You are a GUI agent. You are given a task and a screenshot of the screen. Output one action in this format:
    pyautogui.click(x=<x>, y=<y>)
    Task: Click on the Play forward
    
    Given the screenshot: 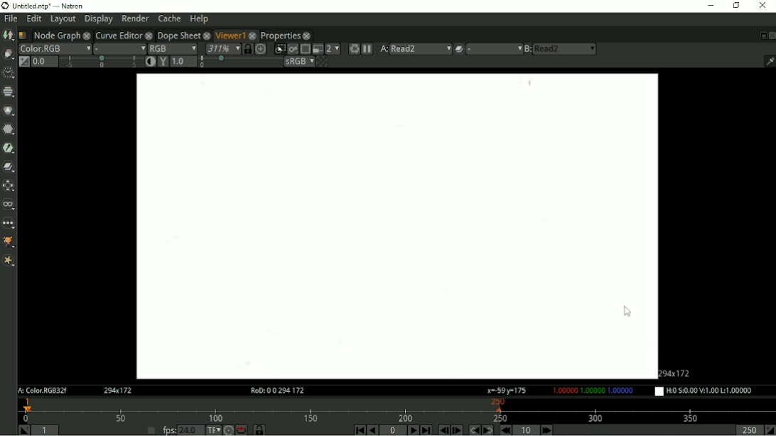 What is the action you would take?
    pyautogui.click(x=412, y=430)
    